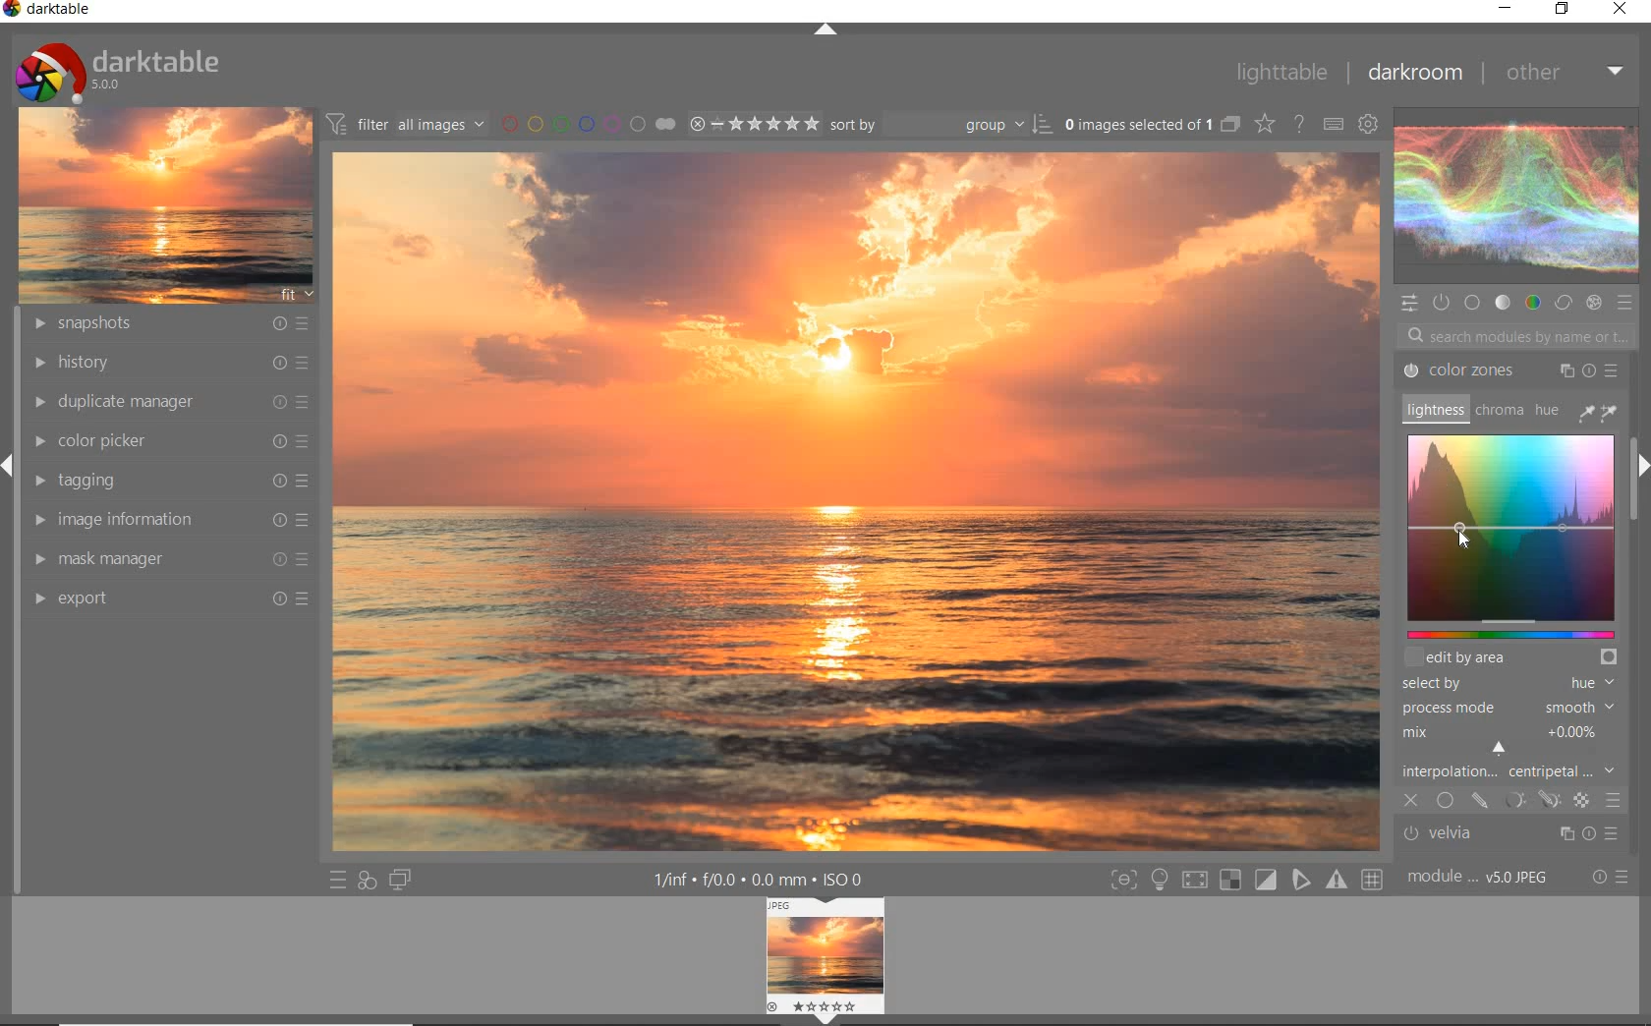 Image resolution: width=1651 pixels, height=1026 pixels. Describe the element at coordinates (1445, 802) in the screenshot. I see `UNIFORMLY` at that location.